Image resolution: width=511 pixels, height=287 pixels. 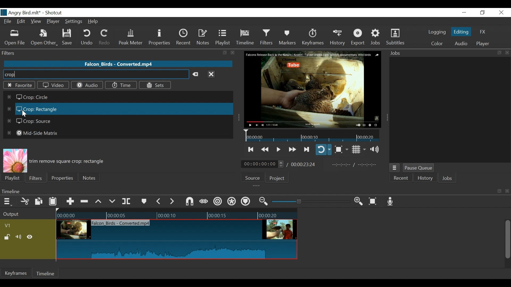 What do you see at coordinates (376, 37) in the screenshot?
I see `Jobs` at bounding box center [376, 37].